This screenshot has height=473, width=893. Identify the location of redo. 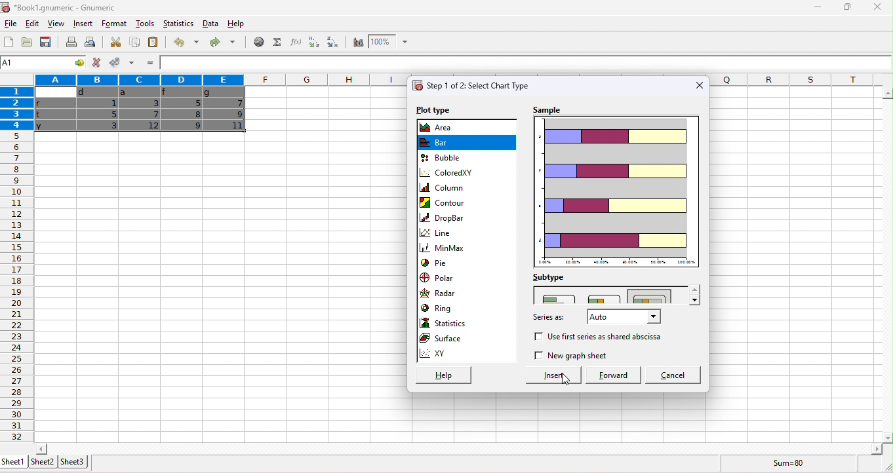
(222, 41).